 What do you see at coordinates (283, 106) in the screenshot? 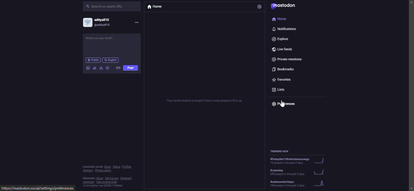
I see `cursor` at bounding box center [283, 106].